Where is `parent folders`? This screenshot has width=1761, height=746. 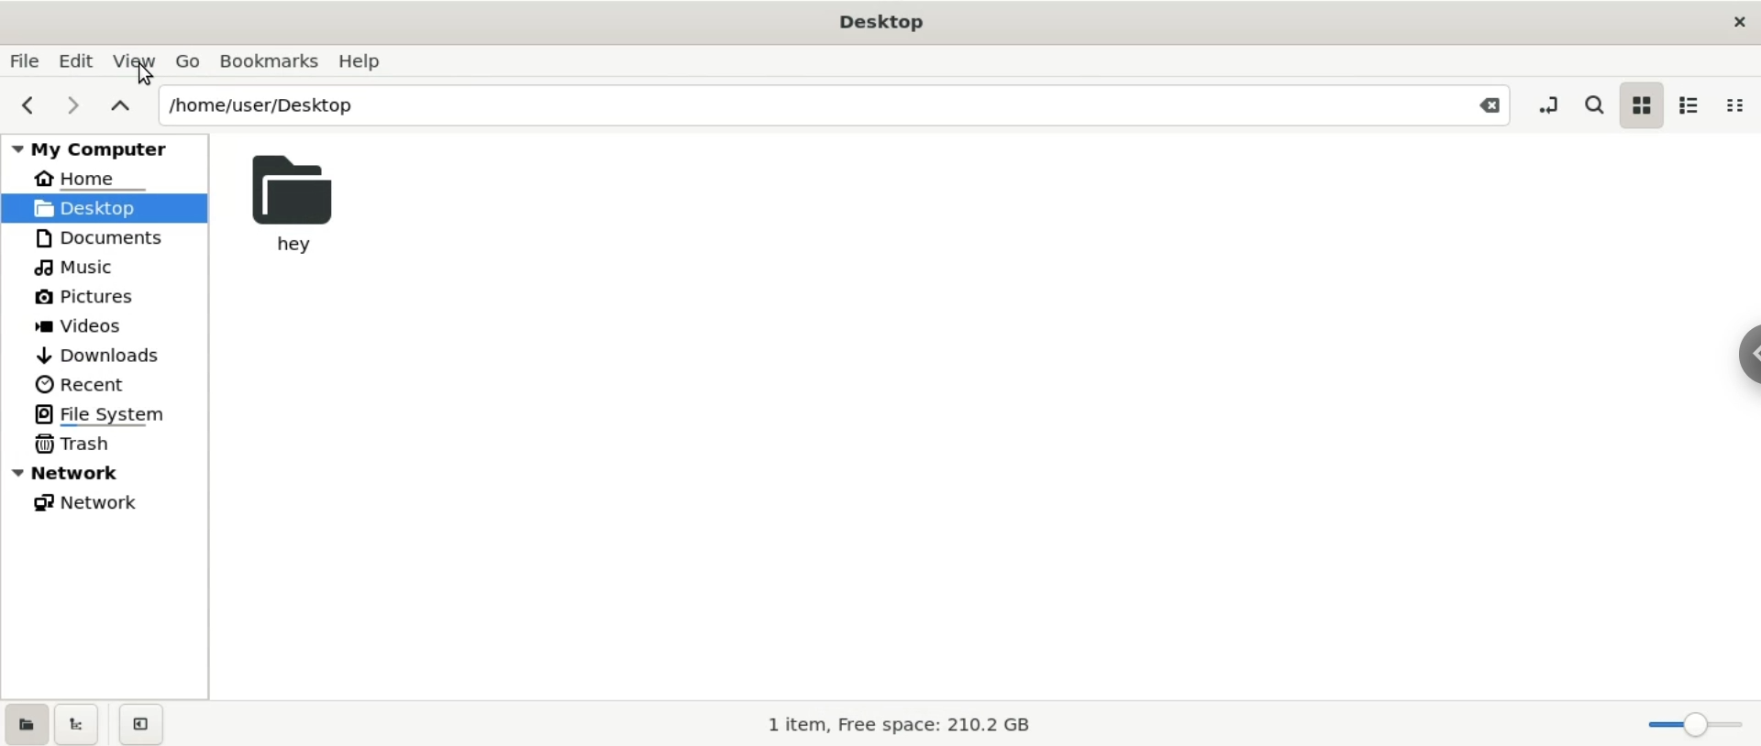
parent folders is located at coordinates (122, 105).